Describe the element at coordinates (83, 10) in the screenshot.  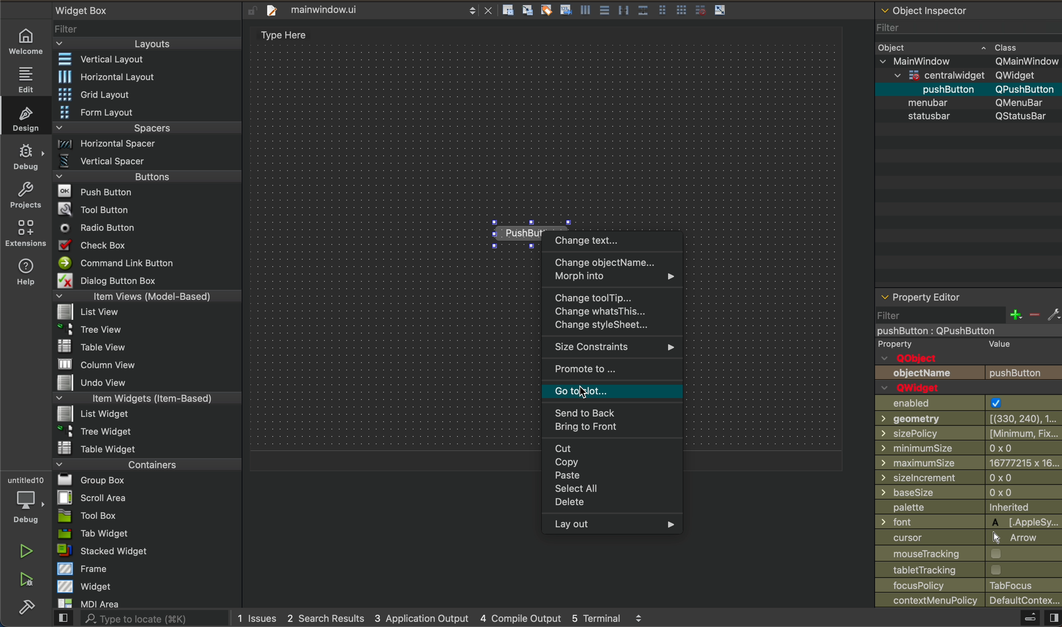
I see `widget box` at that location.